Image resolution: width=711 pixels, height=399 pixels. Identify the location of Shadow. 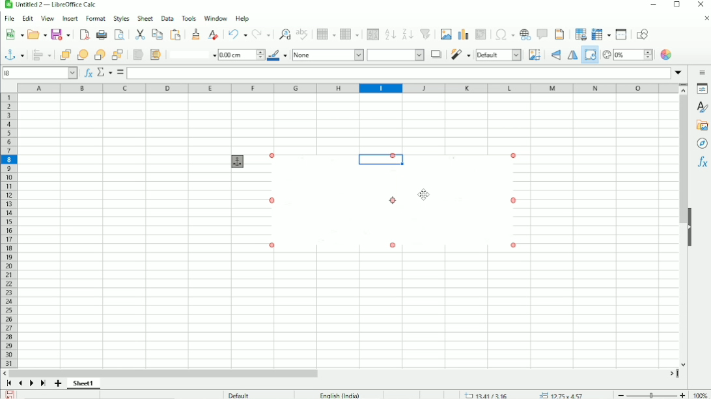
(436, 55).